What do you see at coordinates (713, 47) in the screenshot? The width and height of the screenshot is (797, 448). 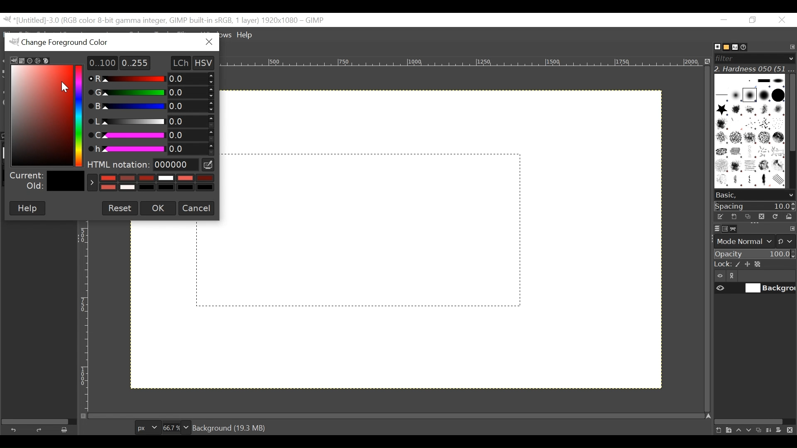 I see `Brushes` at bounding box center [713, 47].